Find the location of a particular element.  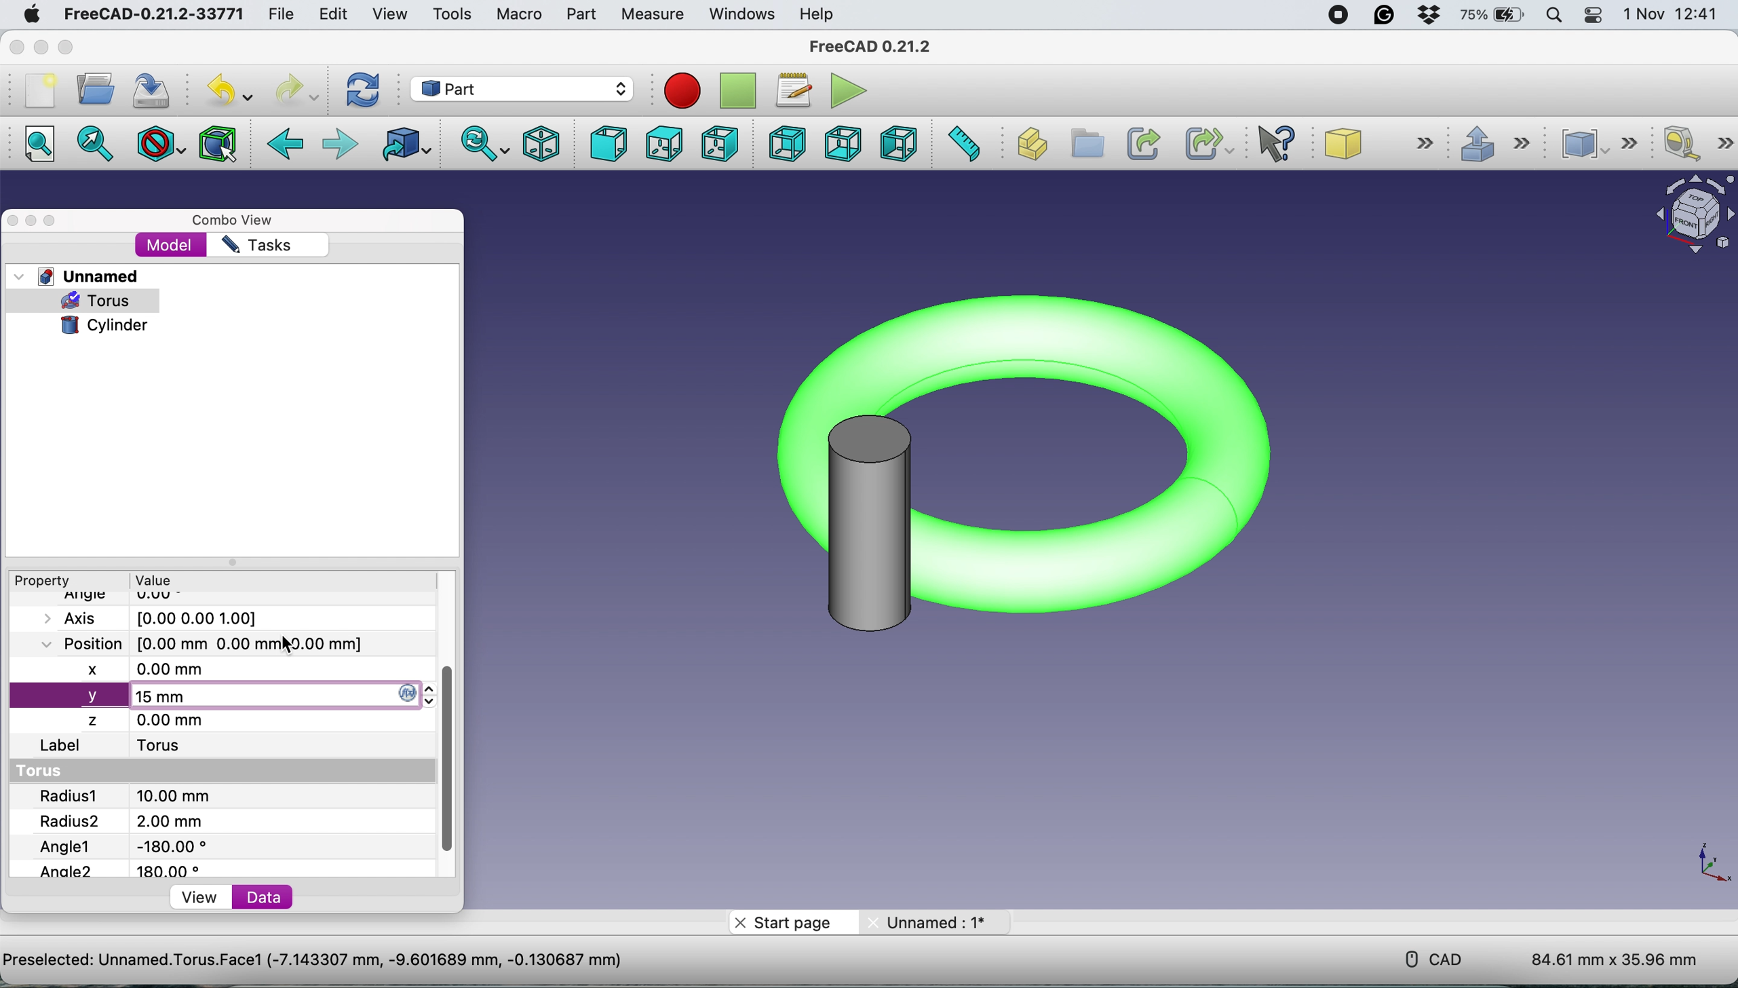

Angle1 and angle2's value is located at coordinates (135, 857).